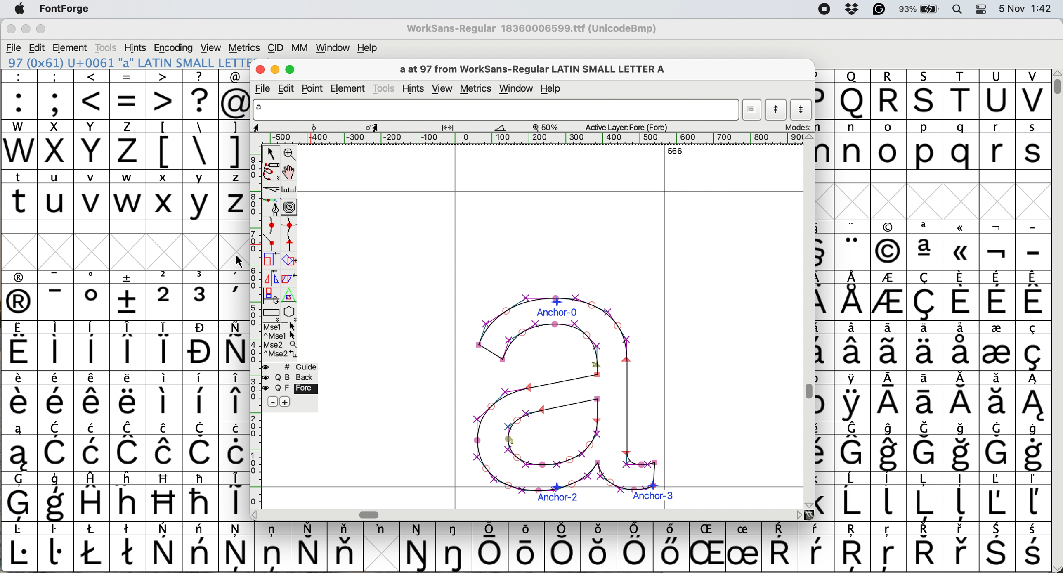  What do you see at coordinates (92, 94) in the screenshot?
I see `<` at bounding box center [92, 94].